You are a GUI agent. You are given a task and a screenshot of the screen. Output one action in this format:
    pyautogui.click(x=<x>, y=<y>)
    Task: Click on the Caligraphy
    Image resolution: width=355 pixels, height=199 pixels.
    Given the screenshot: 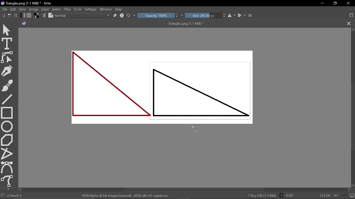 What is the action you would take?
    pyautogui.click(x=7, y=70)
    